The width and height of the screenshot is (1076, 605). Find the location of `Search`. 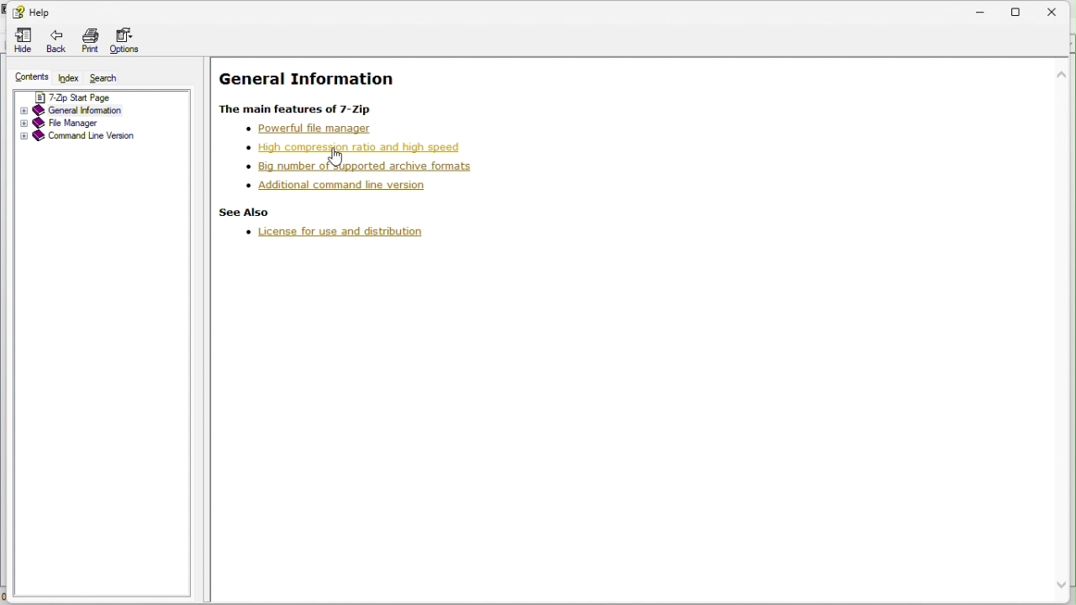

Search is located at coordinates (109, 78).